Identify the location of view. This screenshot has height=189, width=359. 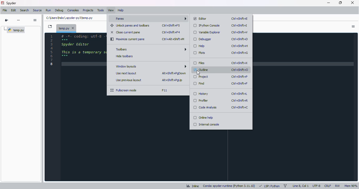
(111, 10).